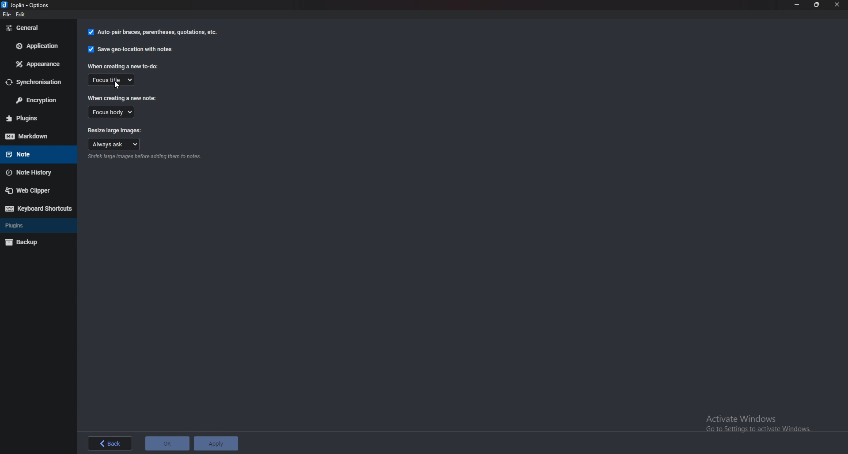 The image size is (848, 454). What do you see at coordinates (115, 129) in the screenshot?
I see `Resize large images` at bounding box center [115, 129].